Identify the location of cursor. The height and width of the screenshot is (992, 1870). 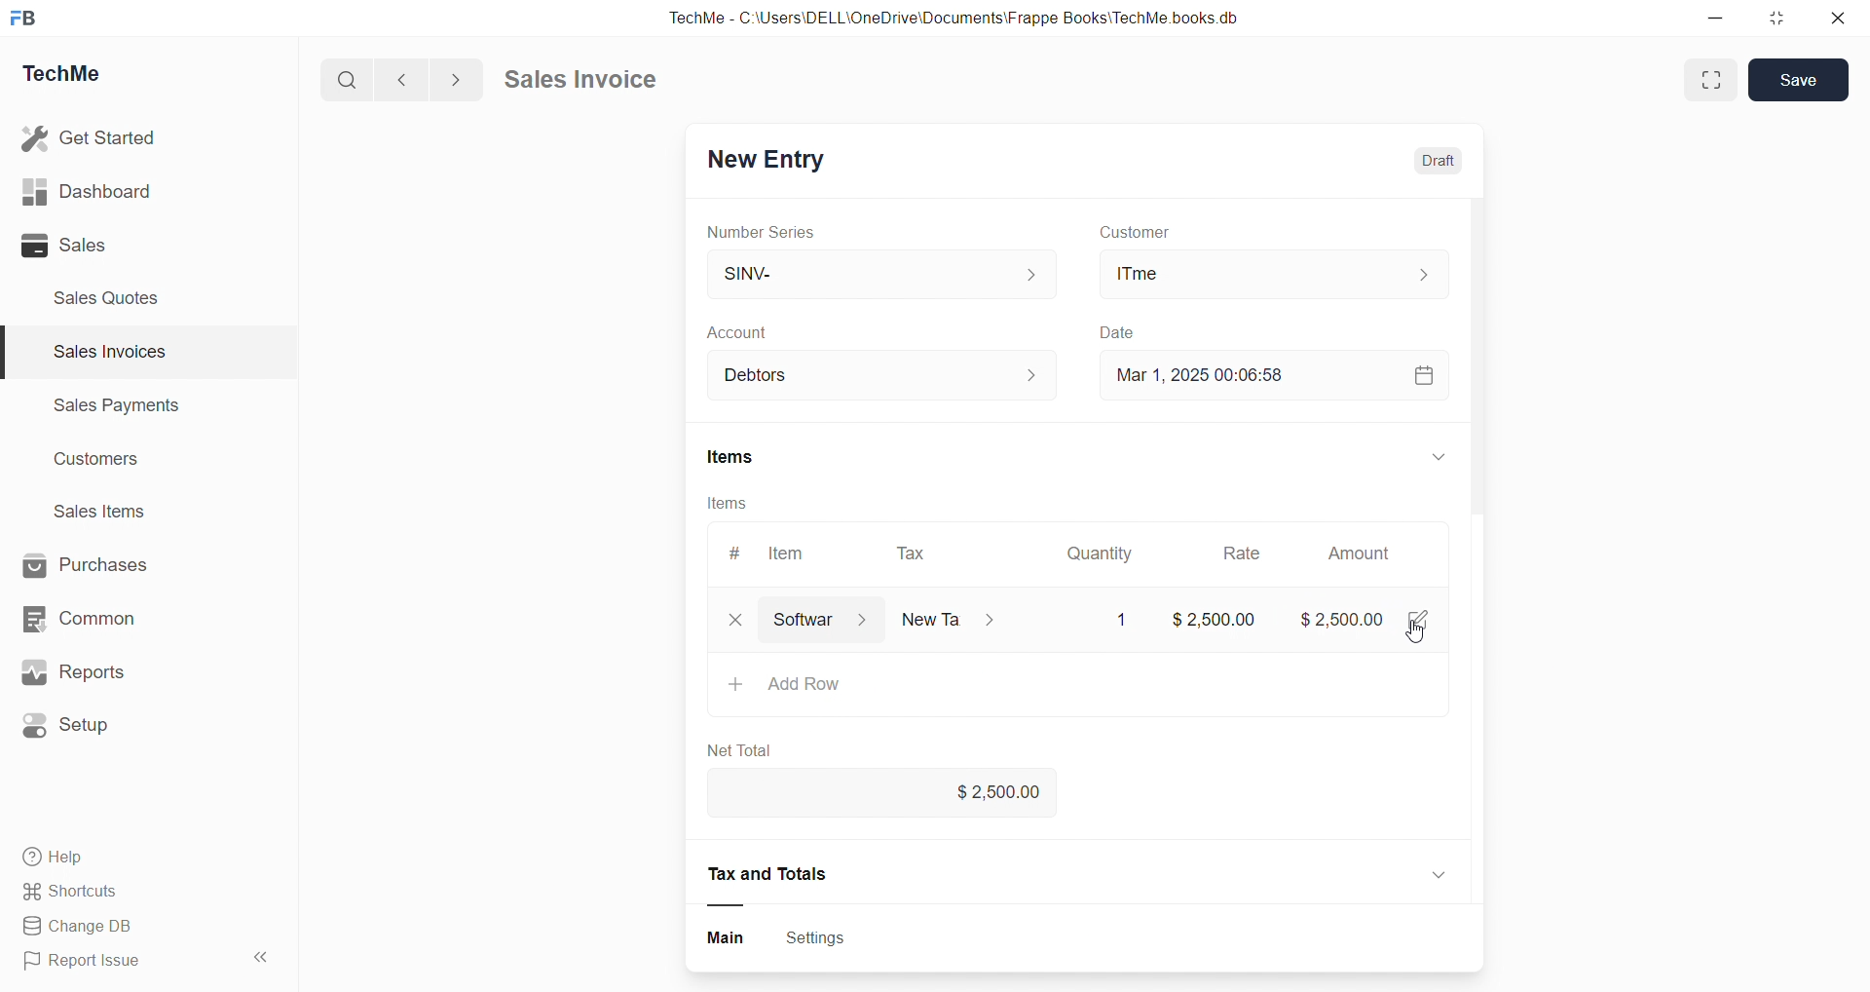
(1421, 637).